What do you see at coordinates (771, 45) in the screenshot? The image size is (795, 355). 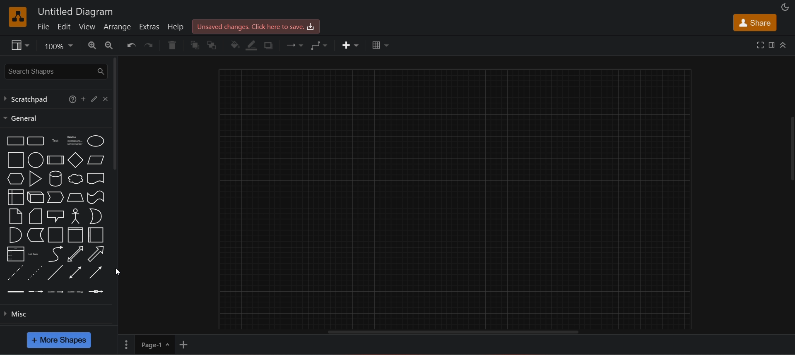 I see `format` at bounding box center [771, 45].